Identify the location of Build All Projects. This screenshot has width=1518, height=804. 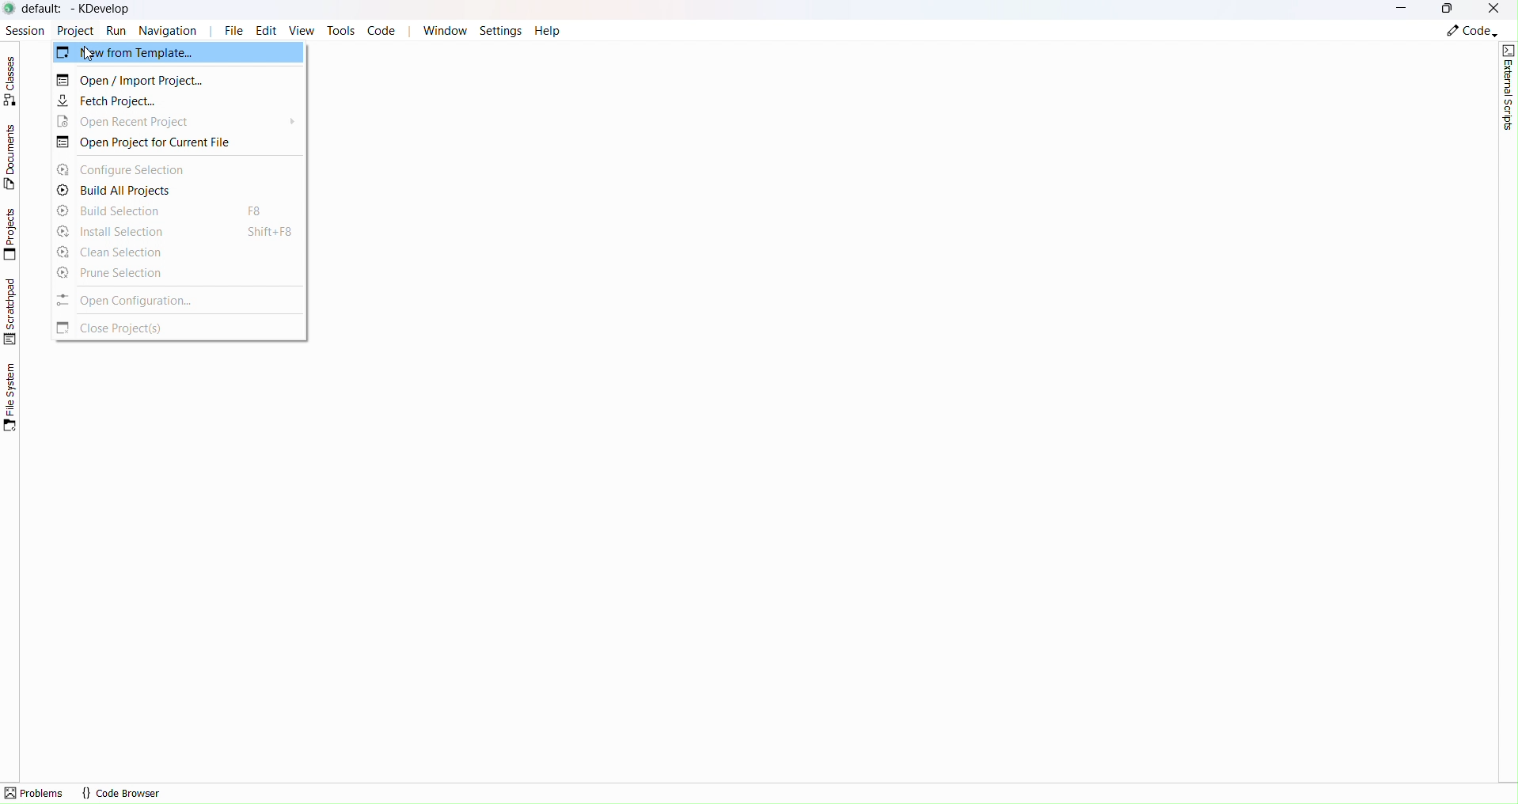
(139, 191).